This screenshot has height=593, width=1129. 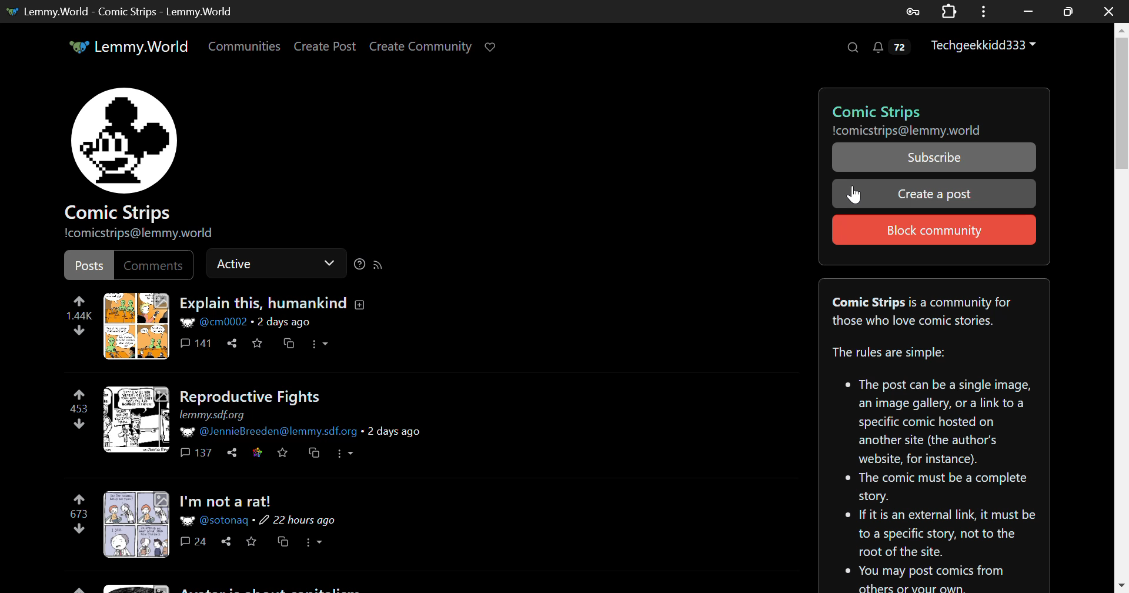 What do you see at coordinates (194, 542) in the screenshot?
I see `Comments` at bounding box center [194, 542].